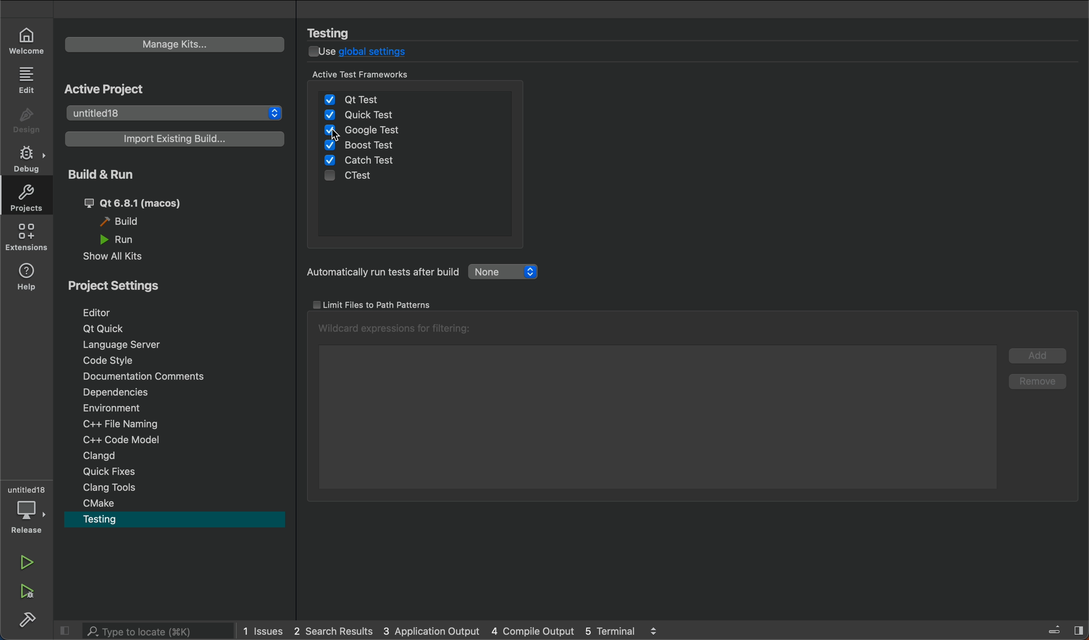  What do you see at coordinates (413, 96) in the screenshot?
I see `qt test` at bounding box center [413, 96].